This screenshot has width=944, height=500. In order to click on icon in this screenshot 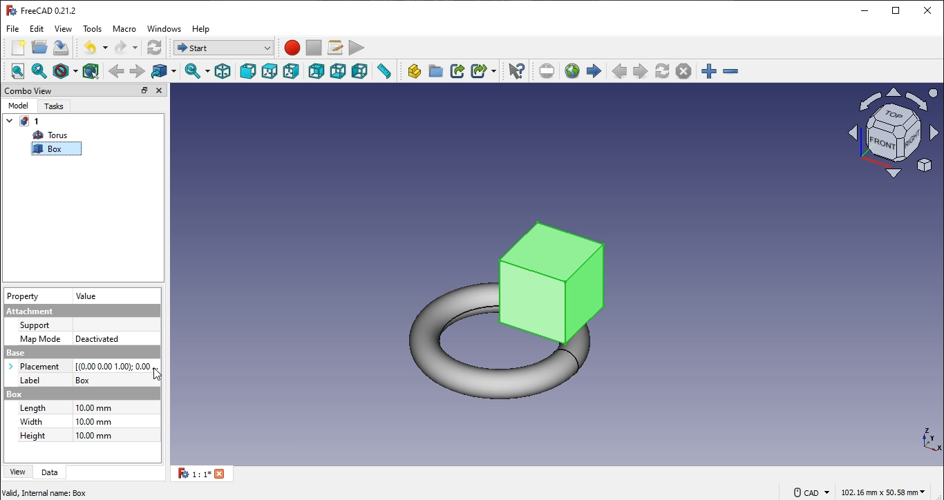, I will do `click(891, 131)`.